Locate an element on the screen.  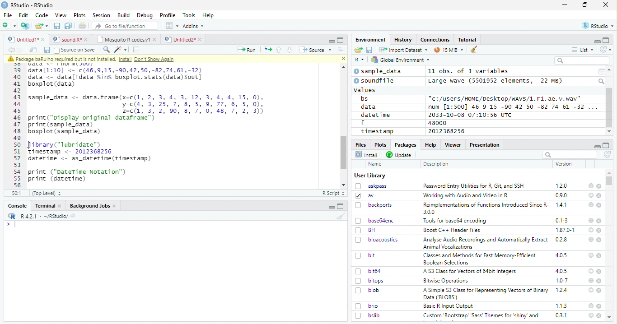
Version is located at coordinates (566, 164).